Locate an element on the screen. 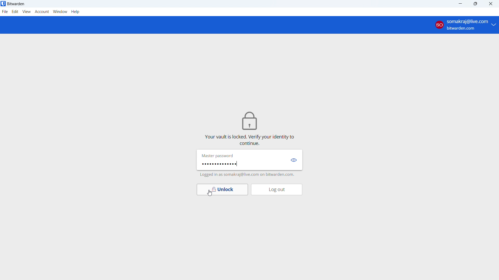  maximize is located at coordinates (475, 4).